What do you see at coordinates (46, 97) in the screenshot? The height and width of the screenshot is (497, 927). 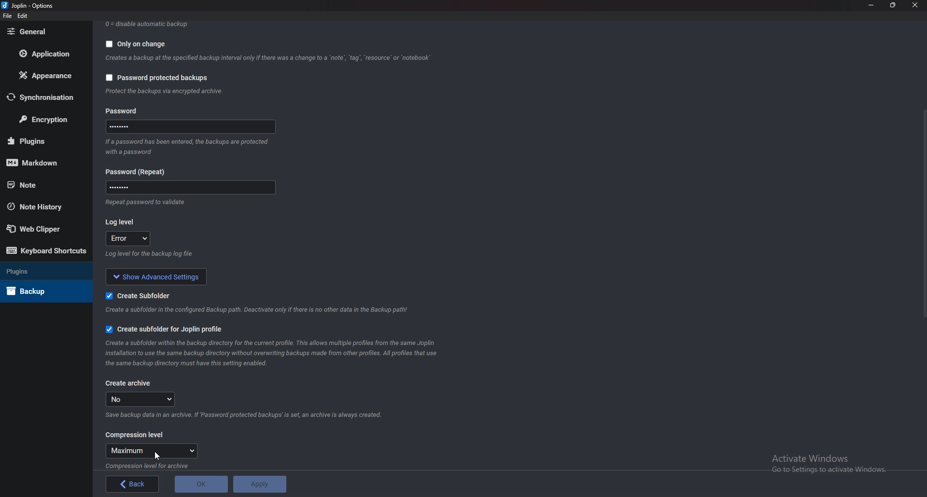 I see `Synchronization` at bounding box center [46, 97].